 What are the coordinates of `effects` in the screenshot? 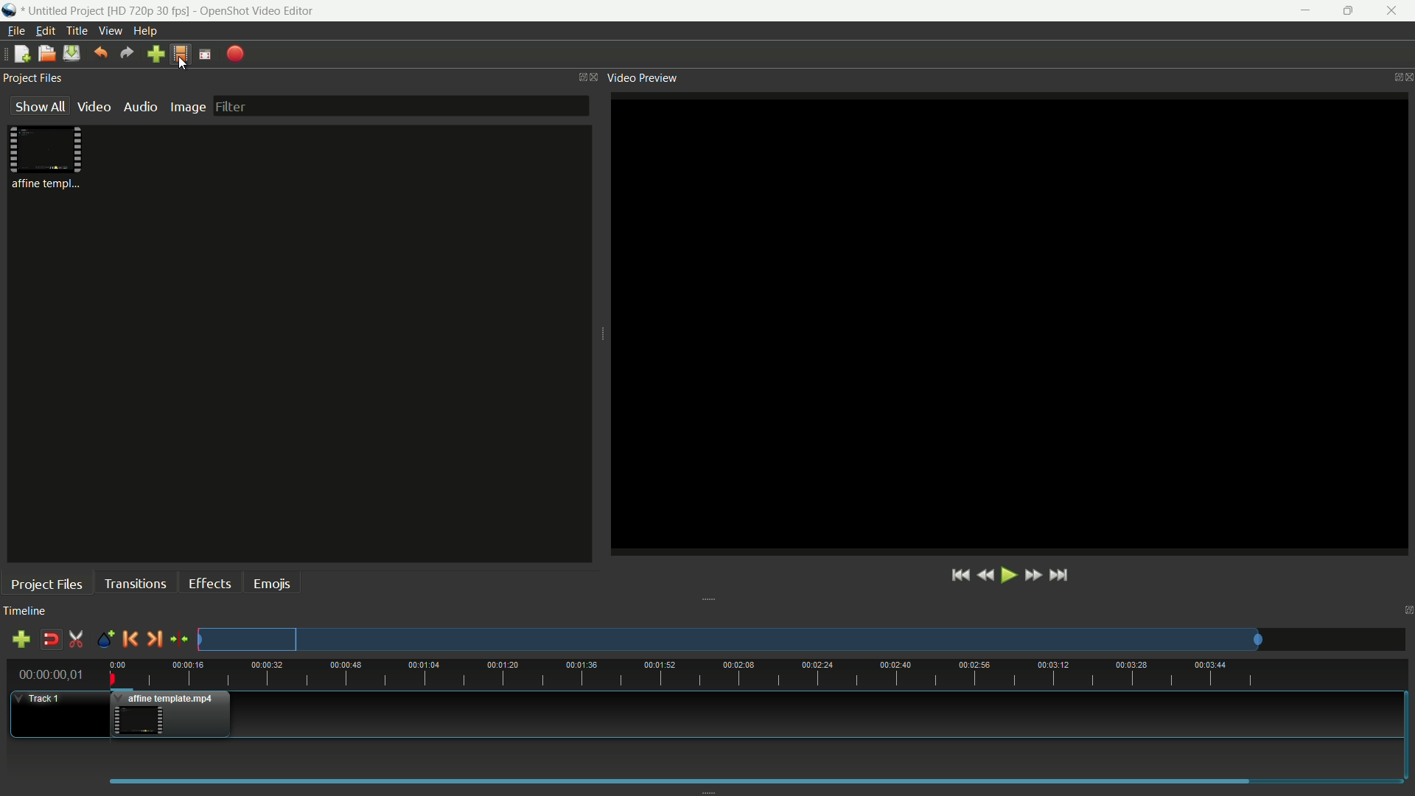 It's located at (209, 583).